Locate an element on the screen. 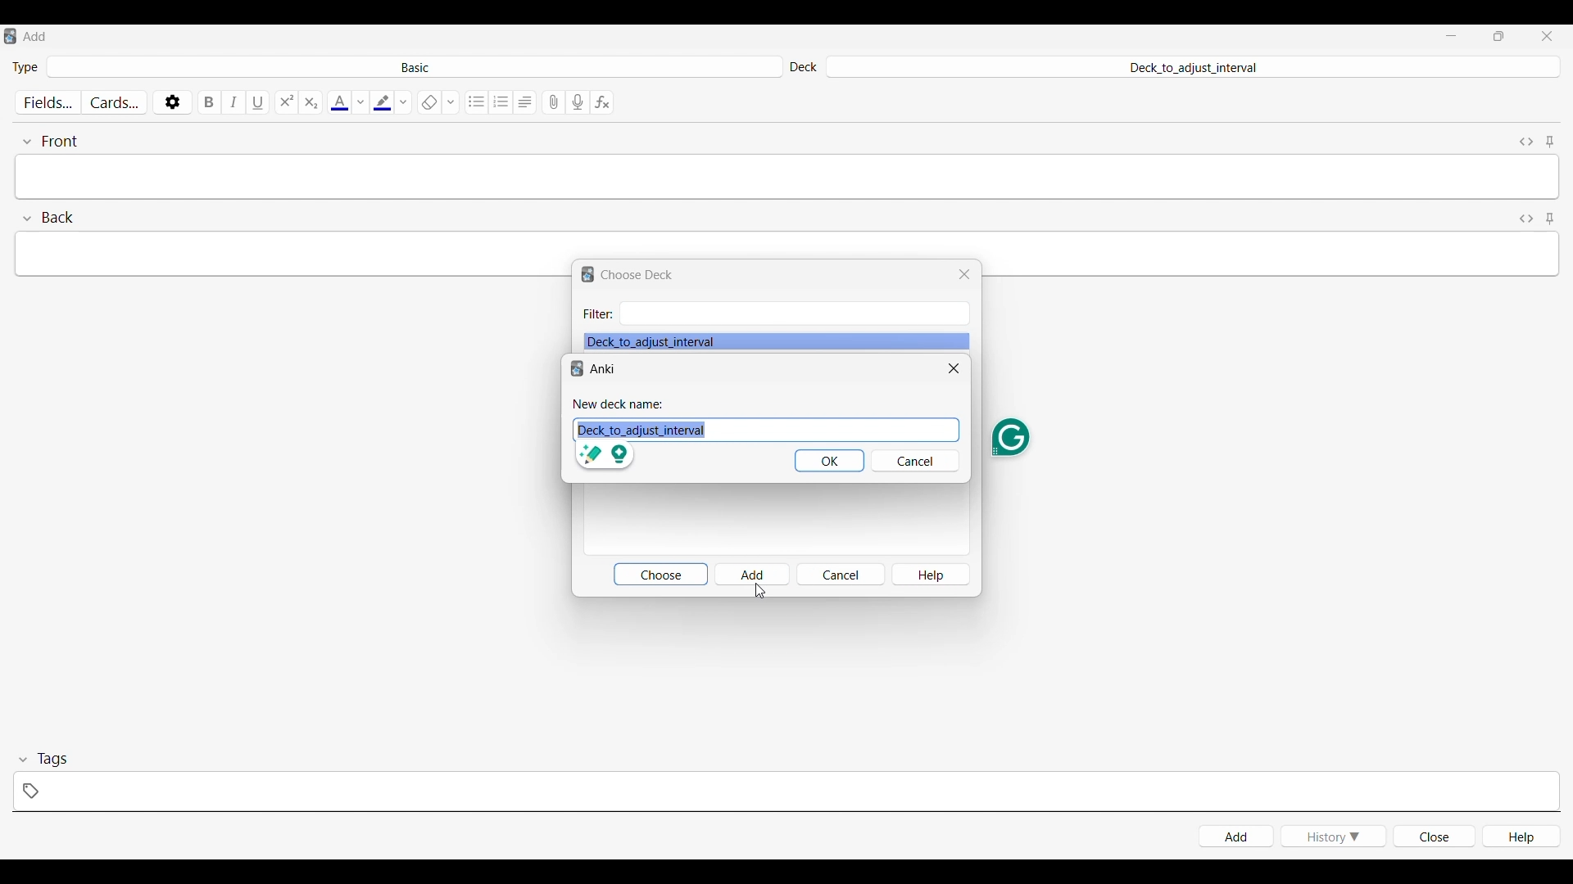  Super script is located at coordinates (287, 102).